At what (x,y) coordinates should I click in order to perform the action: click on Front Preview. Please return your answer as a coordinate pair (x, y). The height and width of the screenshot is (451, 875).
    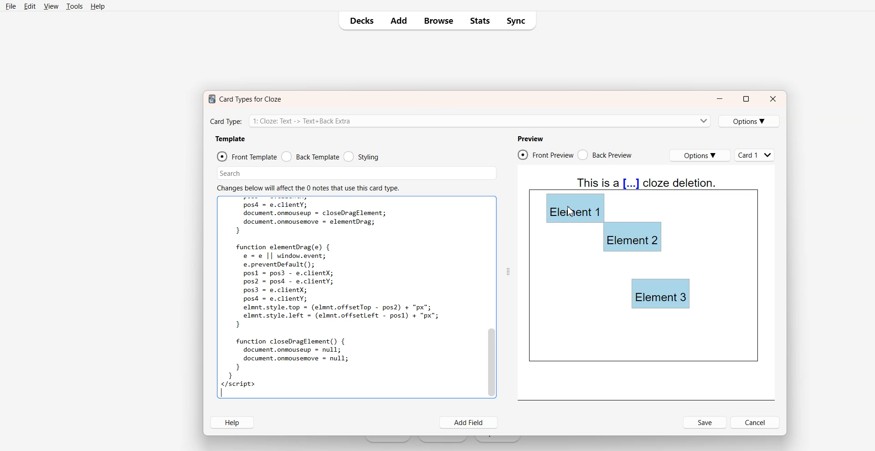
    Looking at the image, I should click on (546, 154).